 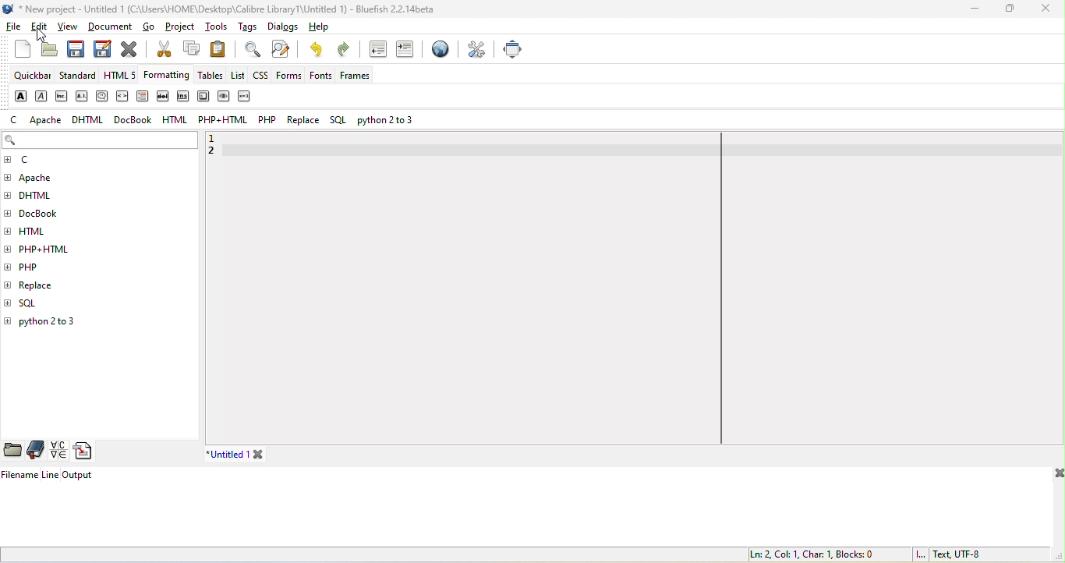 I want to click on new, so click(x=16, y=54).